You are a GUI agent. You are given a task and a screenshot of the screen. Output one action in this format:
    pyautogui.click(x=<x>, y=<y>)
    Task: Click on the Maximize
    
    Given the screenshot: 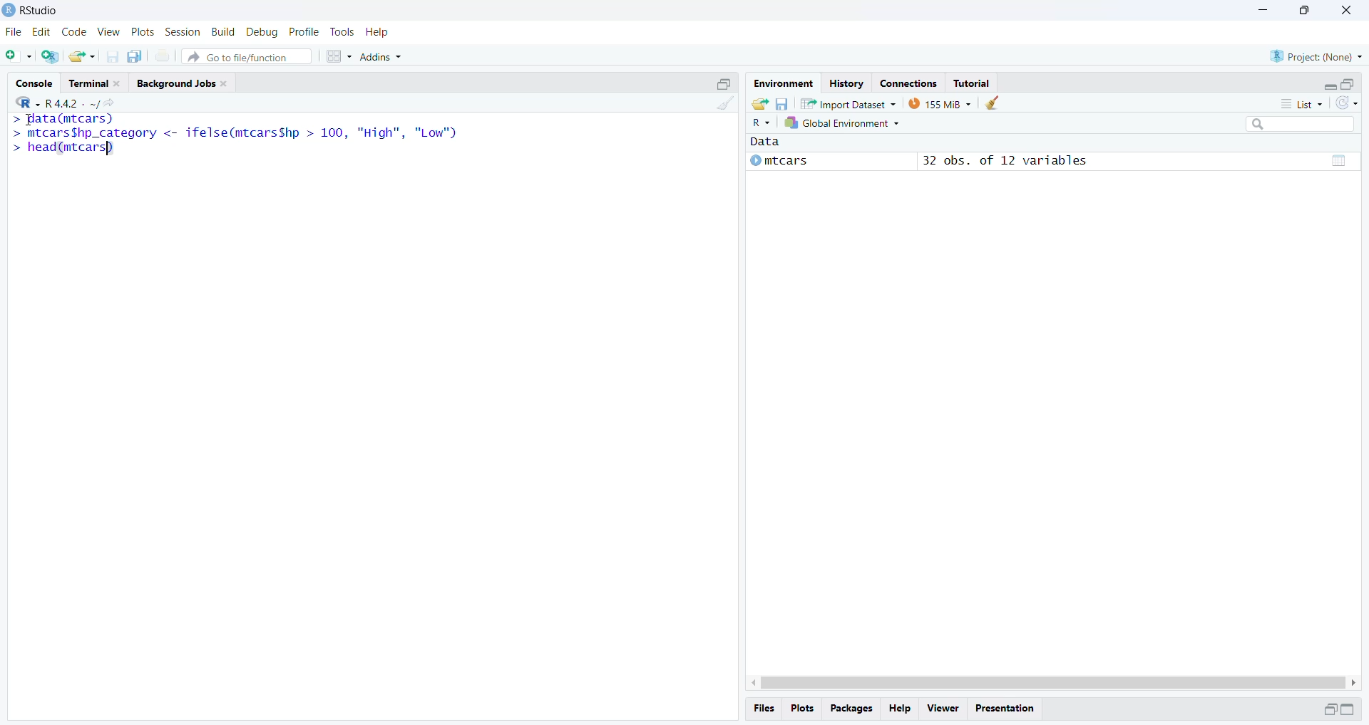 What is the action you would take?
    pyautogui.click(x=1303, y=11)
    